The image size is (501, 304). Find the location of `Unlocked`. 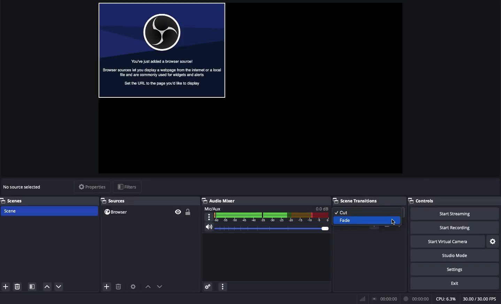

Unlocked is located at coordinates (188, 212).